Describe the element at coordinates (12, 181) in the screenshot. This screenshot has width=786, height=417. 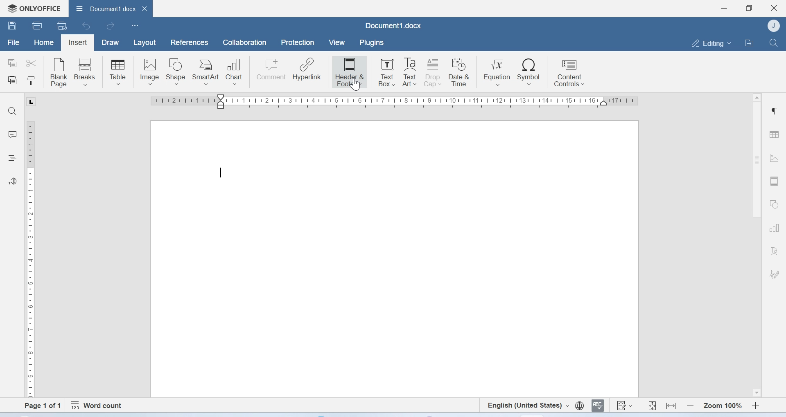
I see `Feedback and support` at that location.